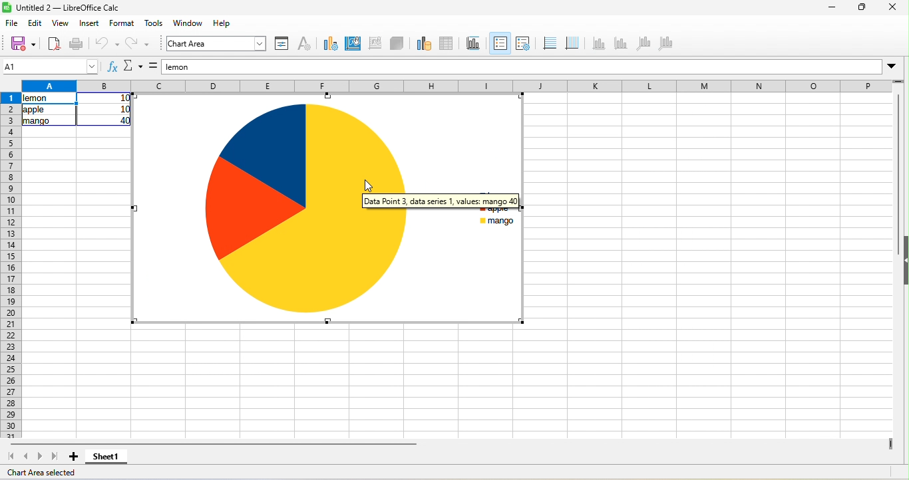  What do you see at coordinates (55, 43) in the screenshot?
I see `export directly as pdf` at bounding box center [55, 43].